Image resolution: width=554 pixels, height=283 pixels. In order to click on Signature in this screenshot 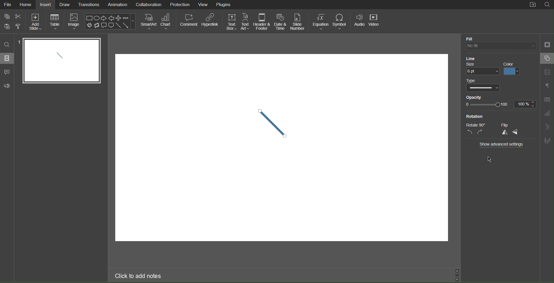, I will do `click(548, 141)`.